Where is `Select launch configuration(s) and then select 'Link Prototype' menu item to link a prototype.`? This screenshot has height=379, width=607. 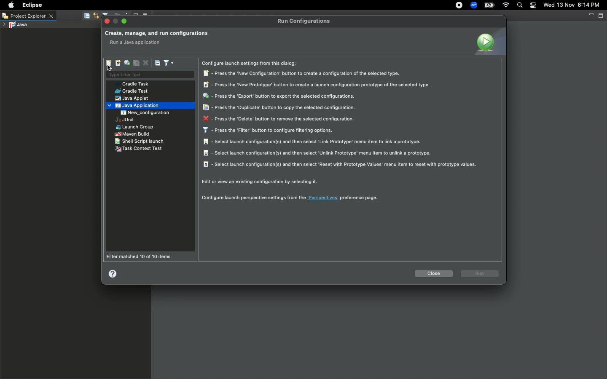 Select launch configuration(s) and then select 'Link Prototype' menu item to link a prototype. is located at coordinates (314, 143).